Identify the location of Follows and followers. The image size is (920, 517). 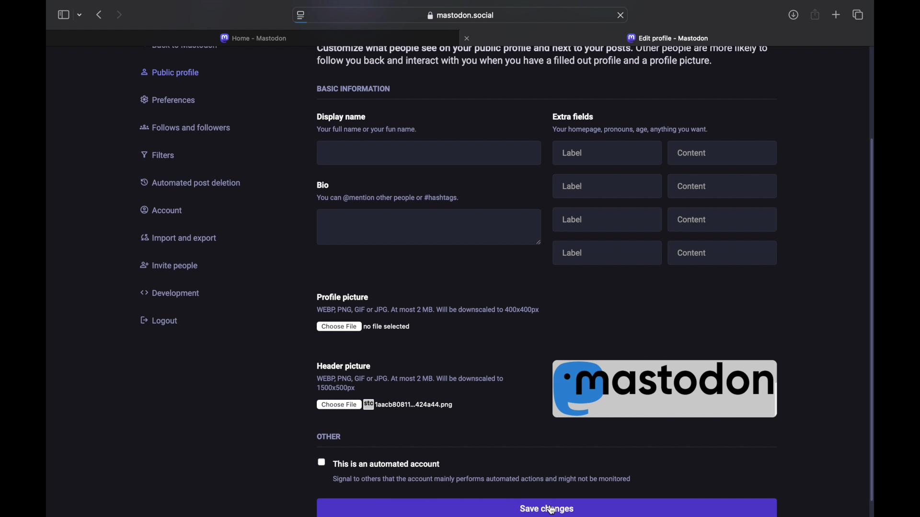
(188, 127).